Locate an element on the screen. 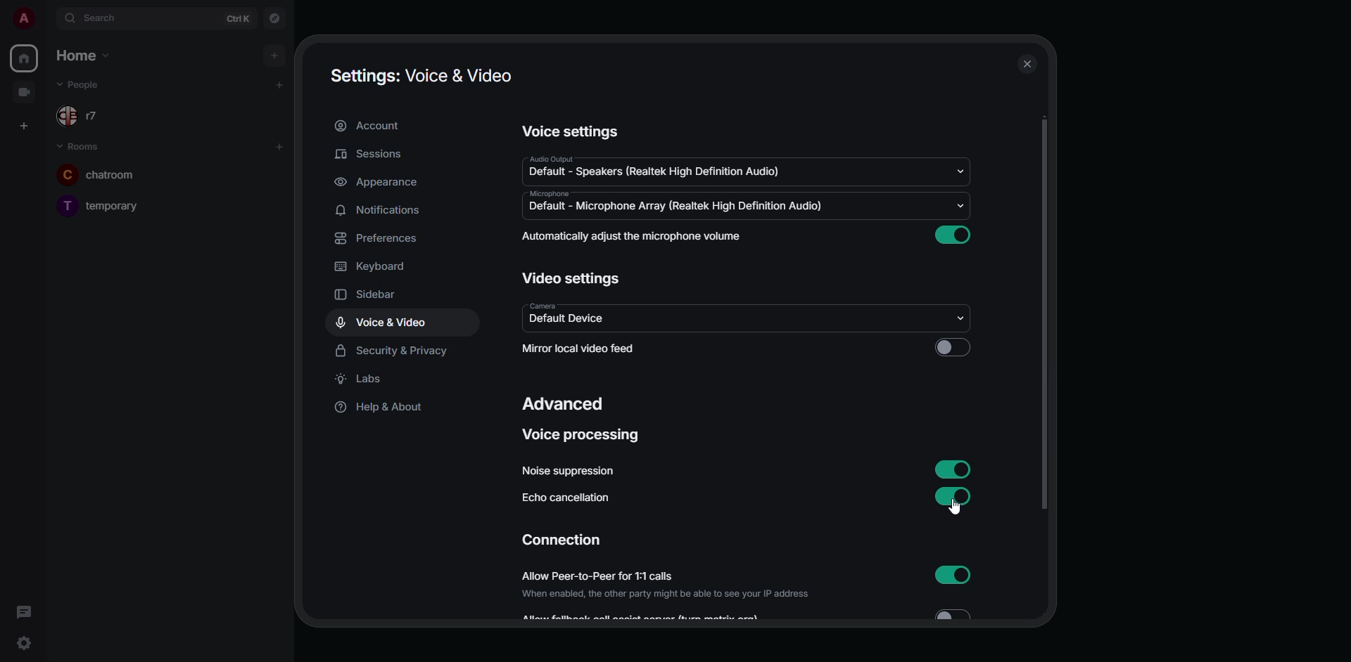  security & privacy is located at coordinates (395, 350).